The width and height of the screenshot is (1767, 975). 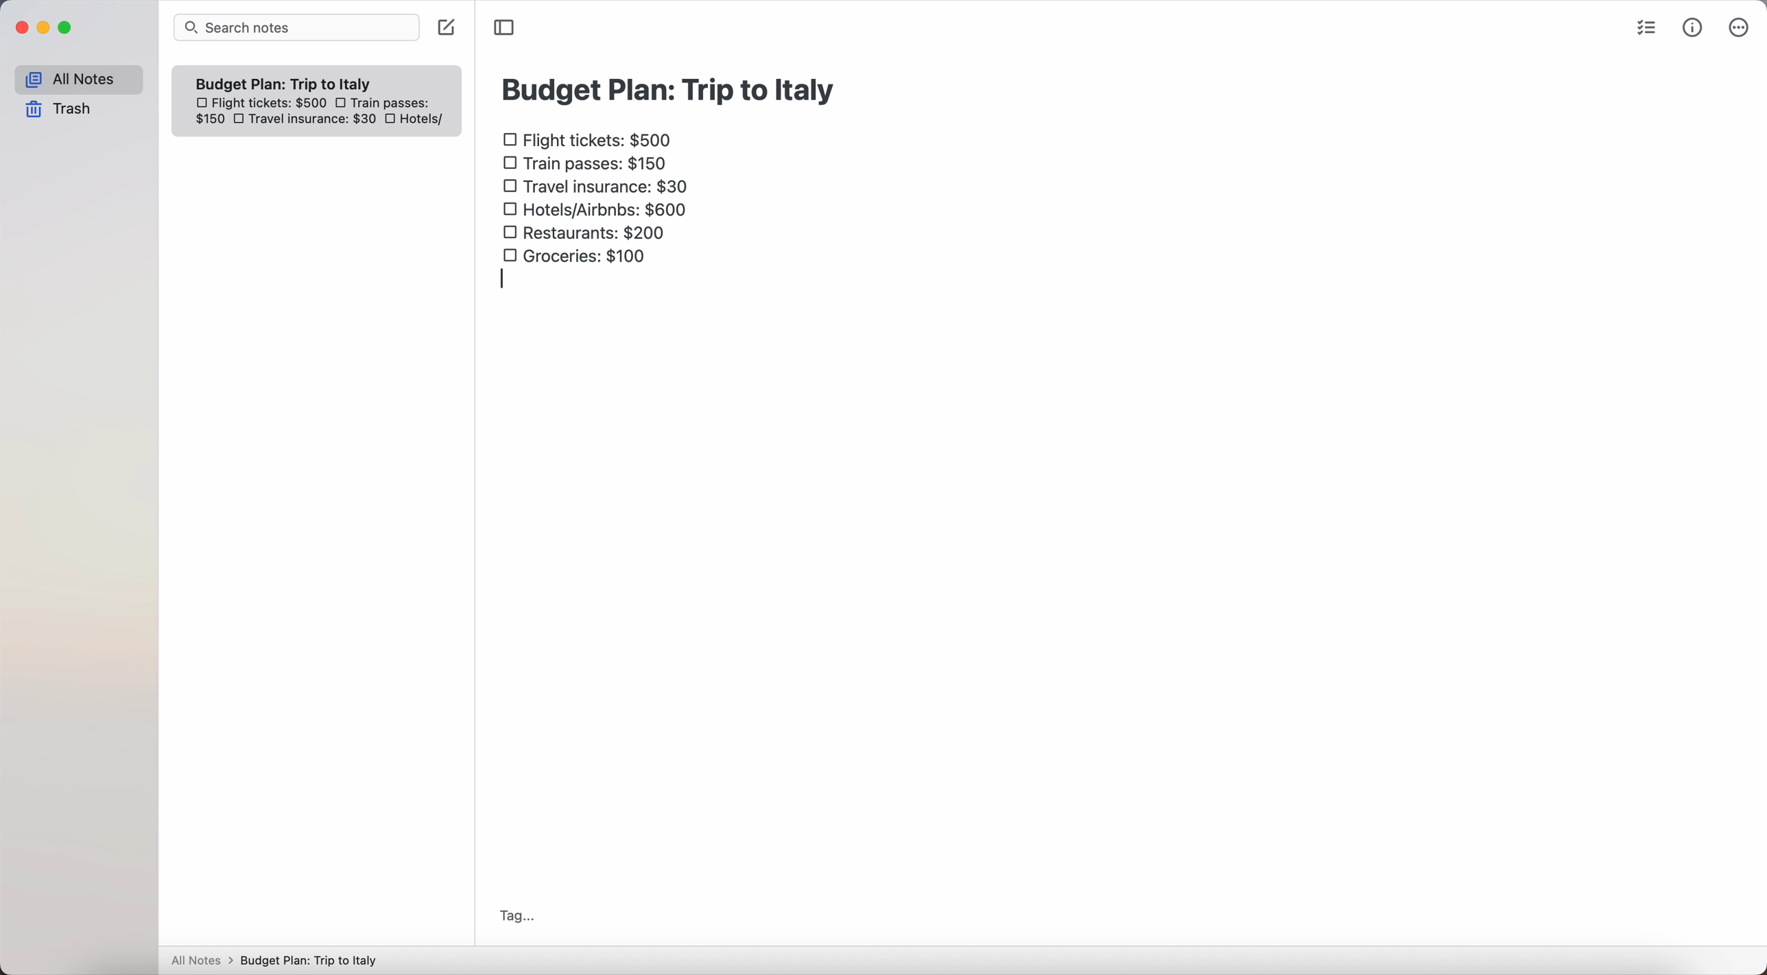 What do you see at coordinates (445, 29) in the screenshot?
I see `create note` at bounding box center [445, 29].